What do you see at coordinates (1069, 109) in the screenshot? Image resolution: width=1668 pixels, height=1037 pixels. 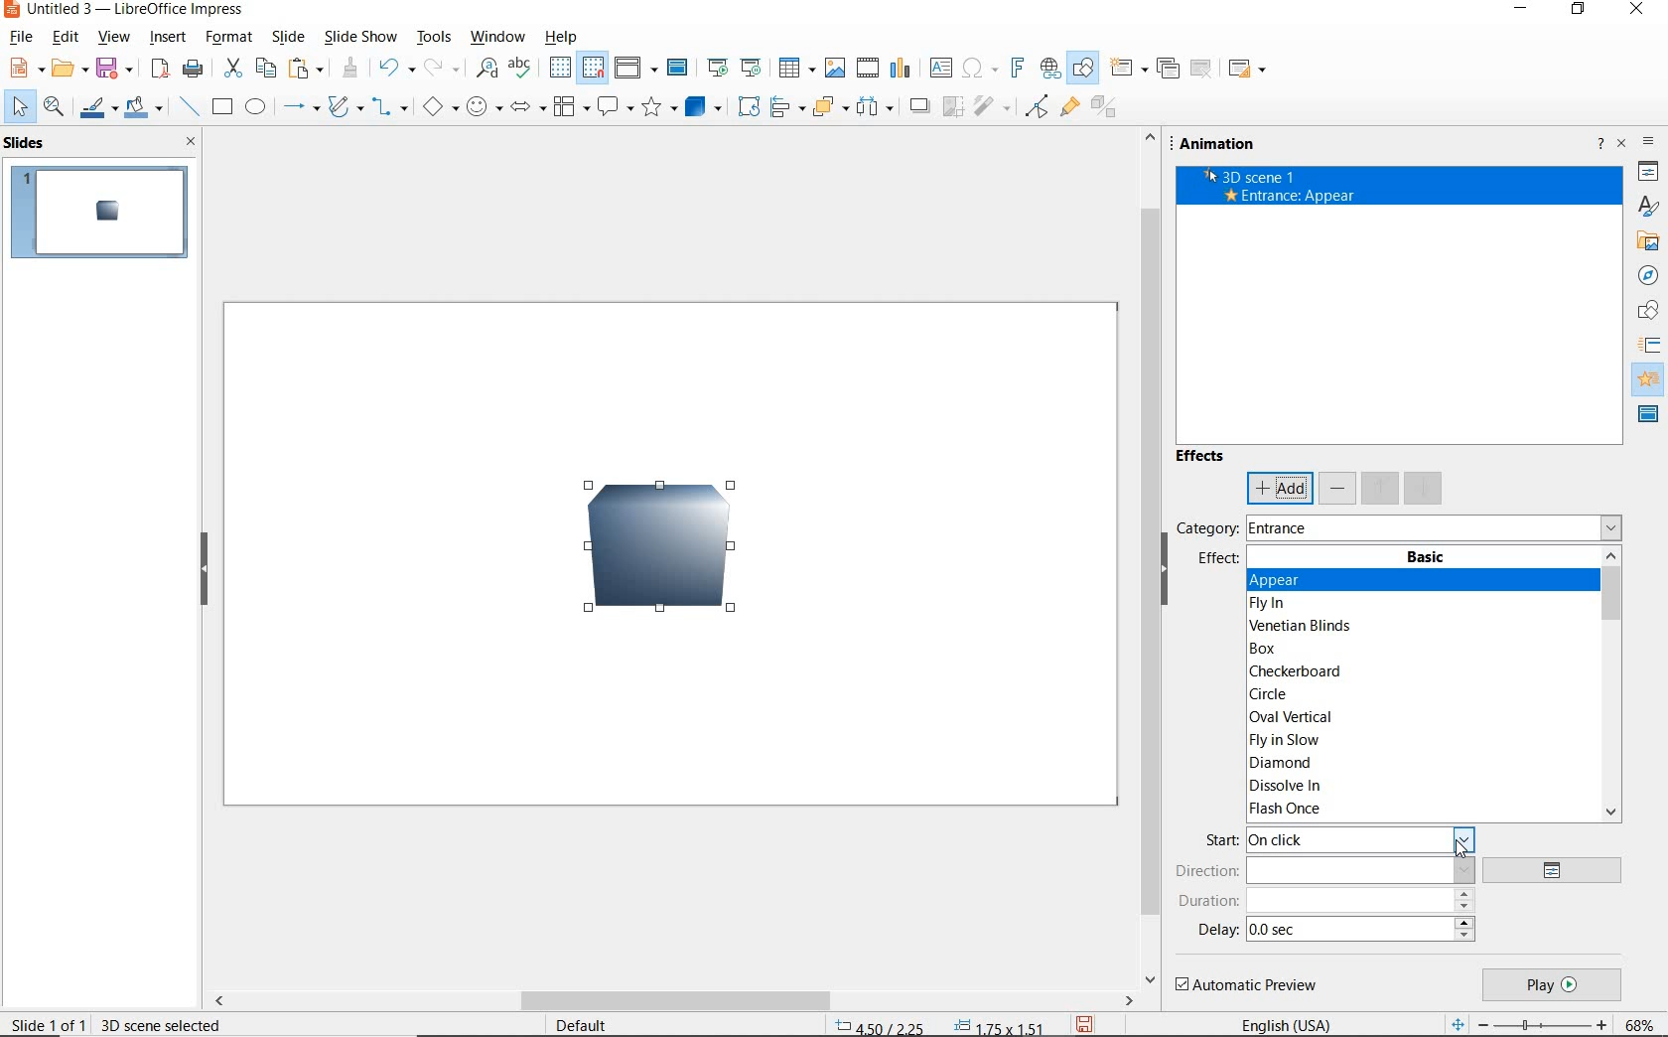 I see `show gluepoint functions` at bounding box center [1069, 109].